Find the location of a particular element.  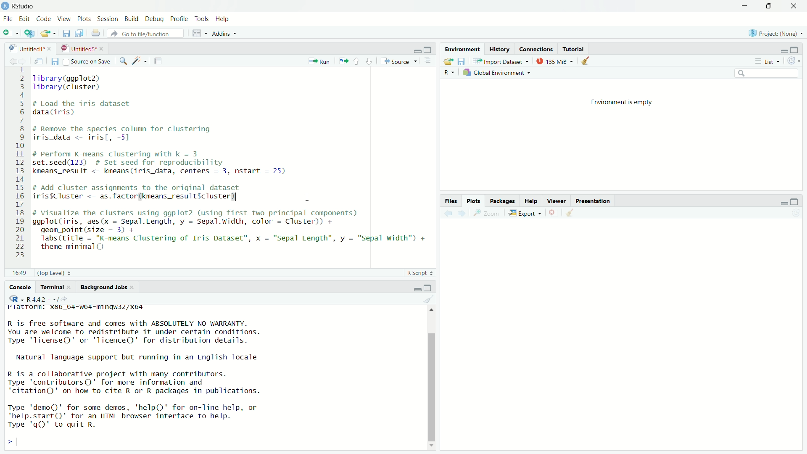

debug is located at coordinates (155, 19).